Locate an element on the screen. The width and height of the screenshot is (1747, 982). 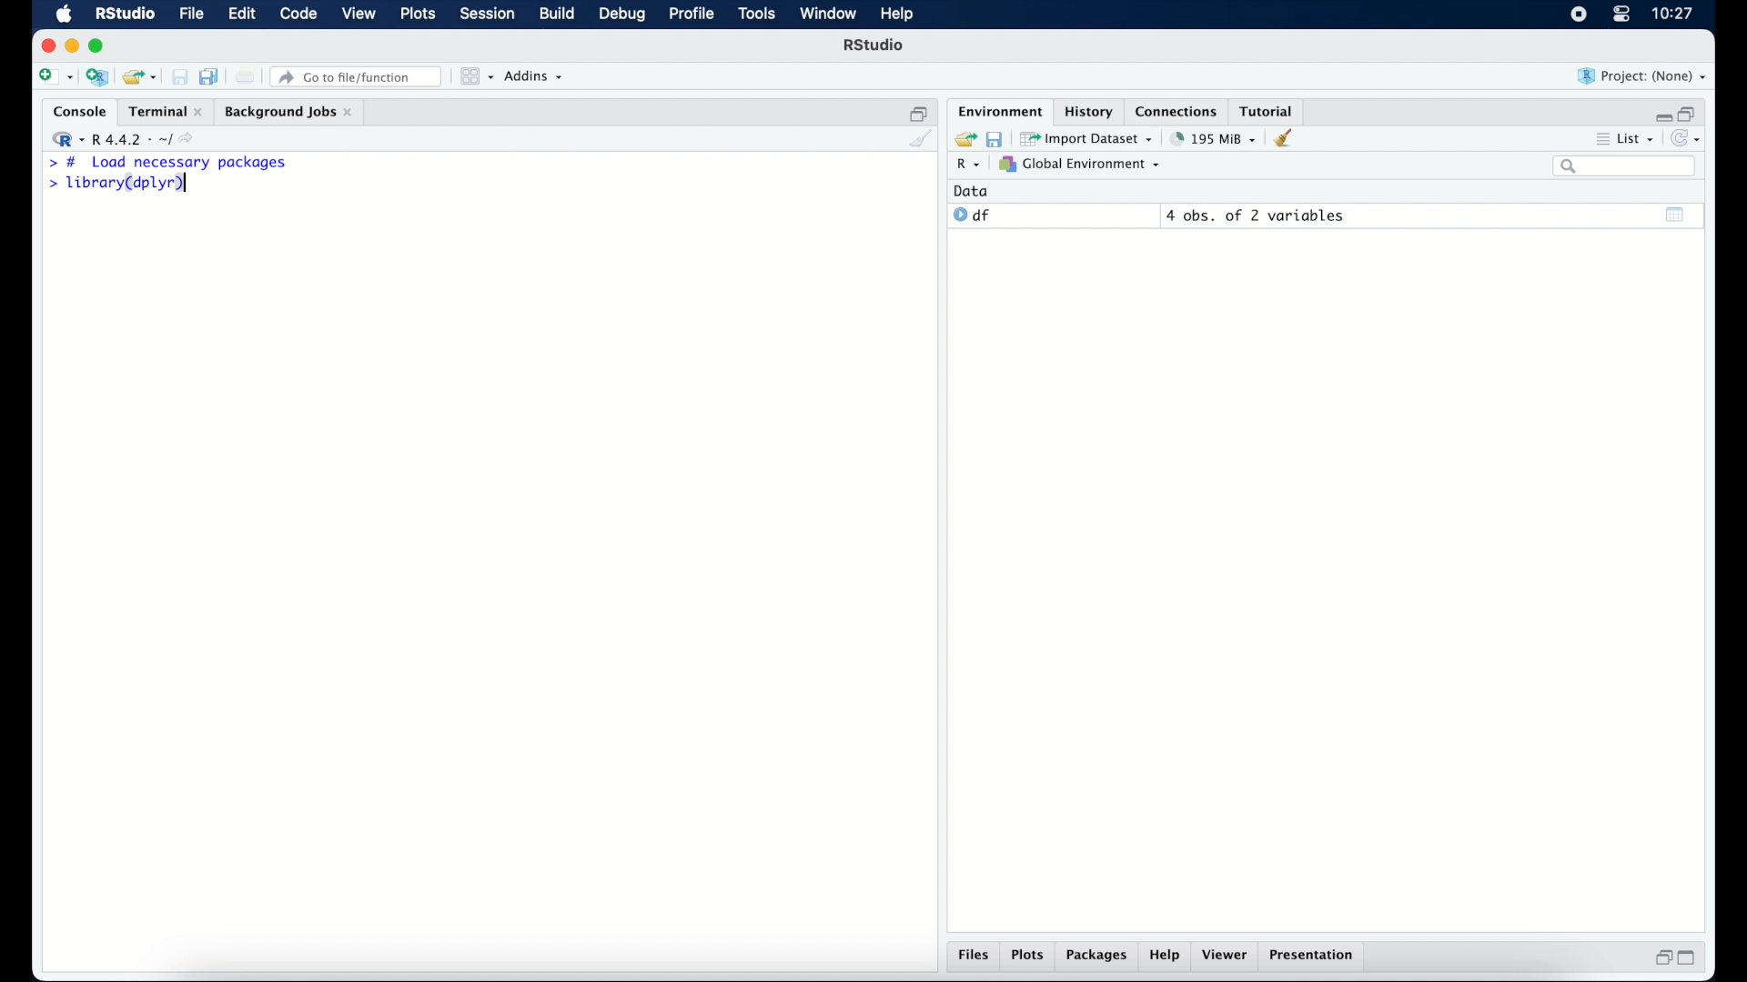
create new file is located at coordinates (55, 78).